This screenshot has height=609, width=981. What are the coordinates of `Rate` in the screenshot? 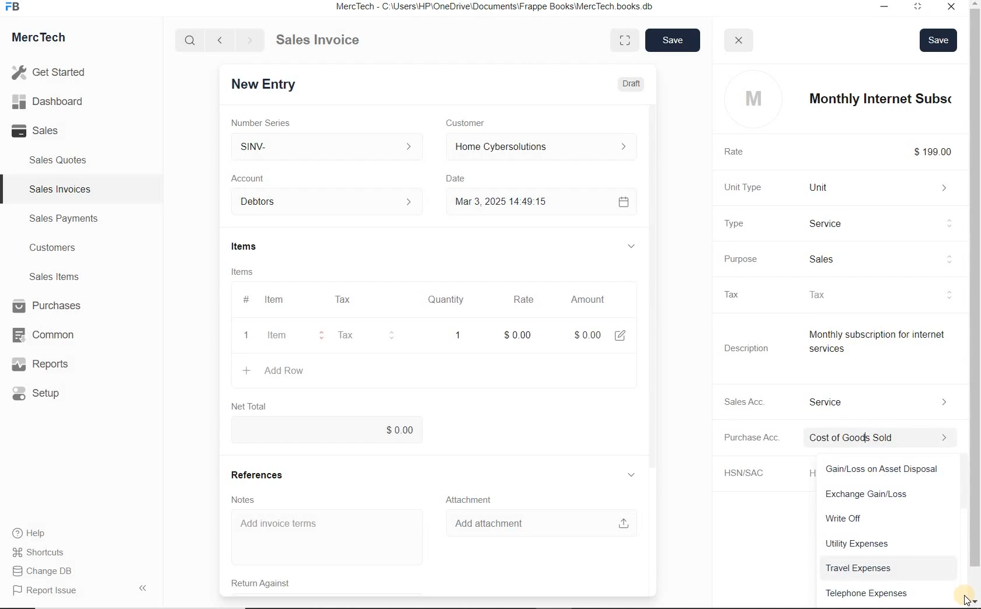 It's located at (529, 299).